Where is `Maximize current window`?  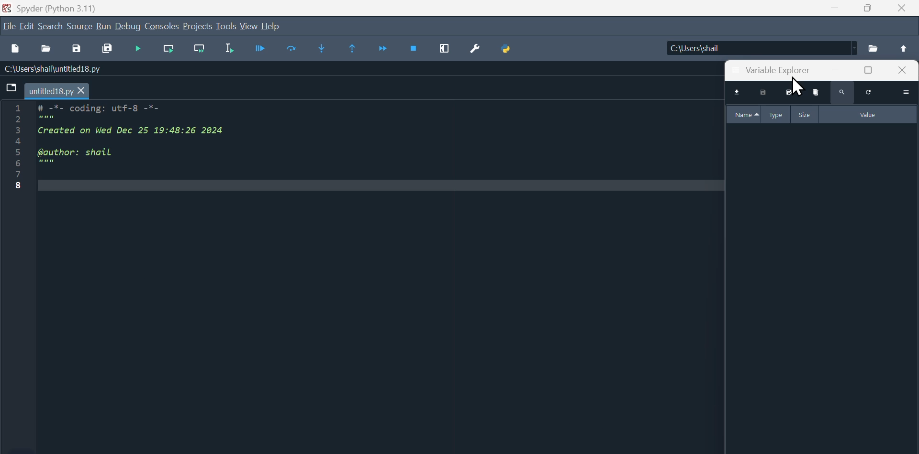 Maximize current window is located at coordinates (444, 51).